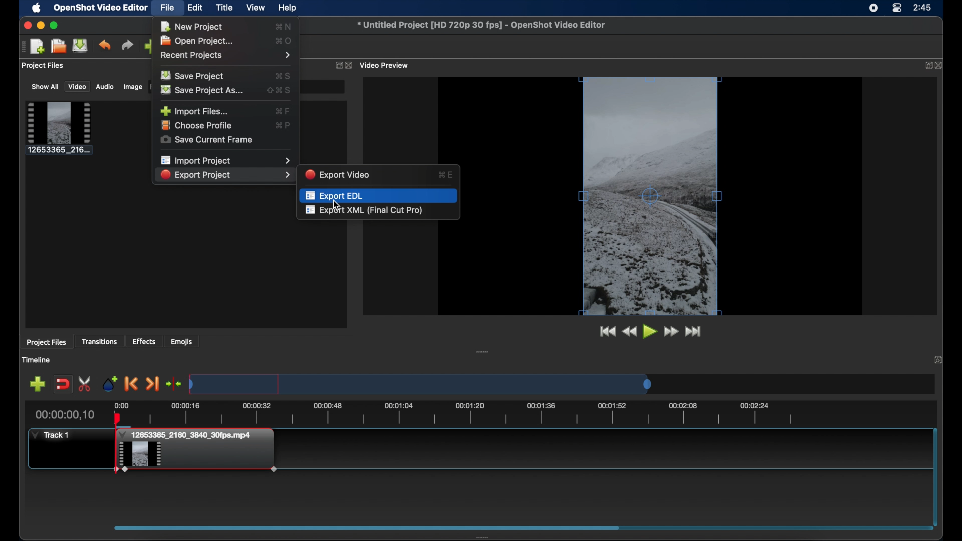 The height and width of the screenshot is (541, 962). What do you see at coordinates (192, 27) in the screenshot?
I see `new project` at bounding box center [192, 27].